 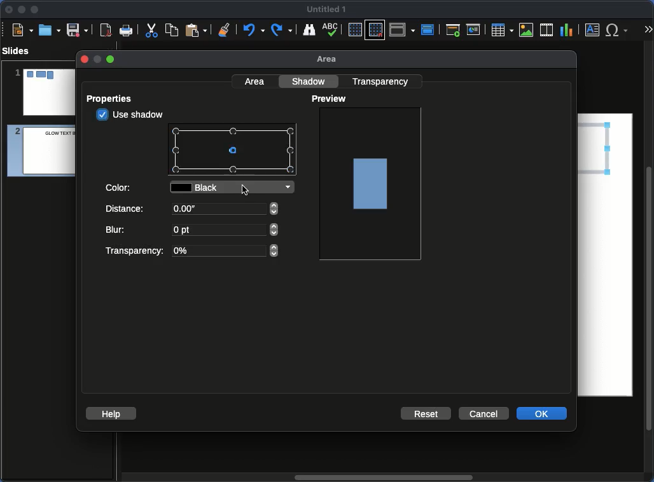 I want to click on Close, so click(x=10, y=10).